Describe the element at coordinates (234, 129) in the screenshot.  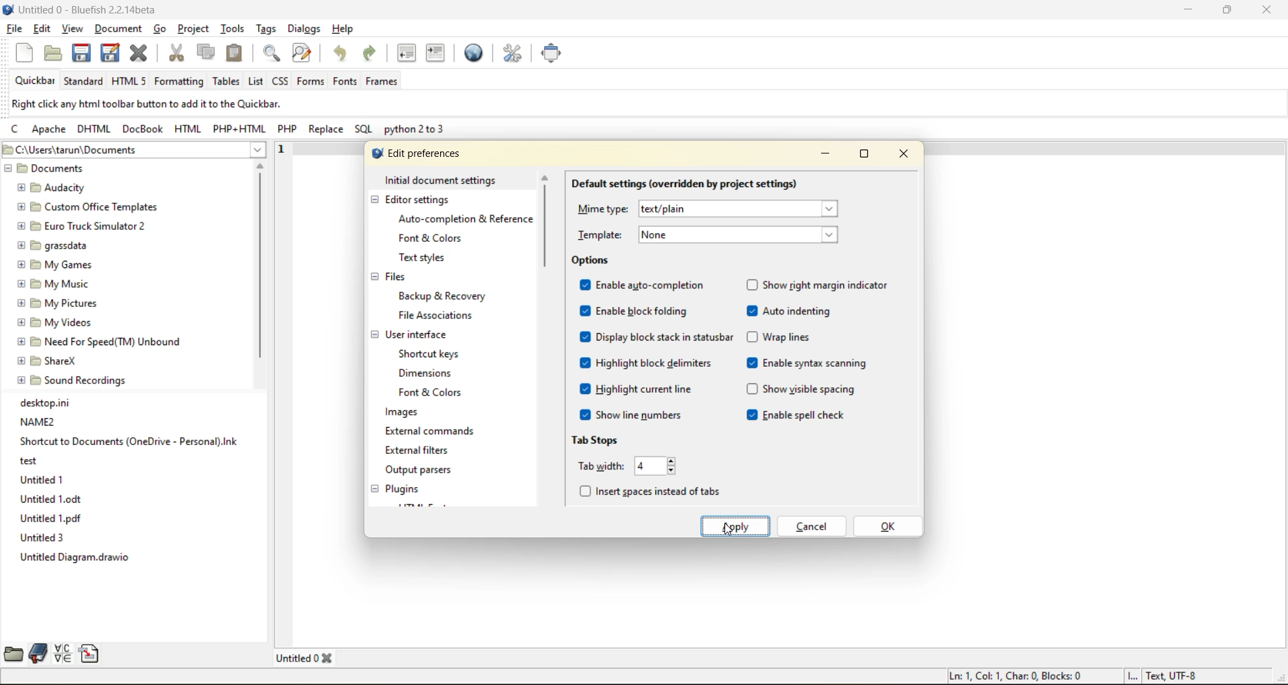
I see `php html` at that location.